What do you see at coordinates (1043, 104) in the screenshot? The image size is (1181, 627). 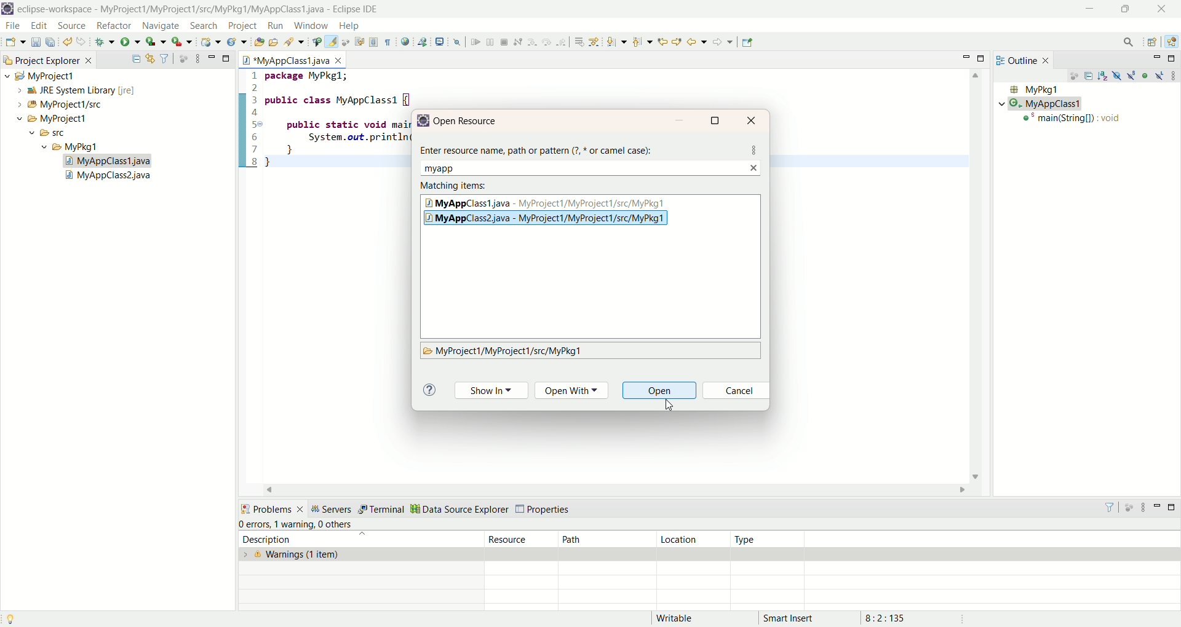 I see `myappclass1` at bounding box center [1043, 104].